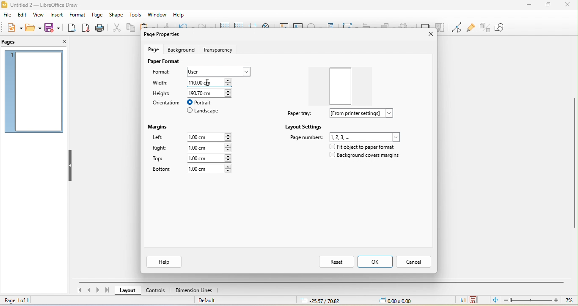  Describe the element at coordinates (160, 149) in the screenshot. I see `right` at that location.